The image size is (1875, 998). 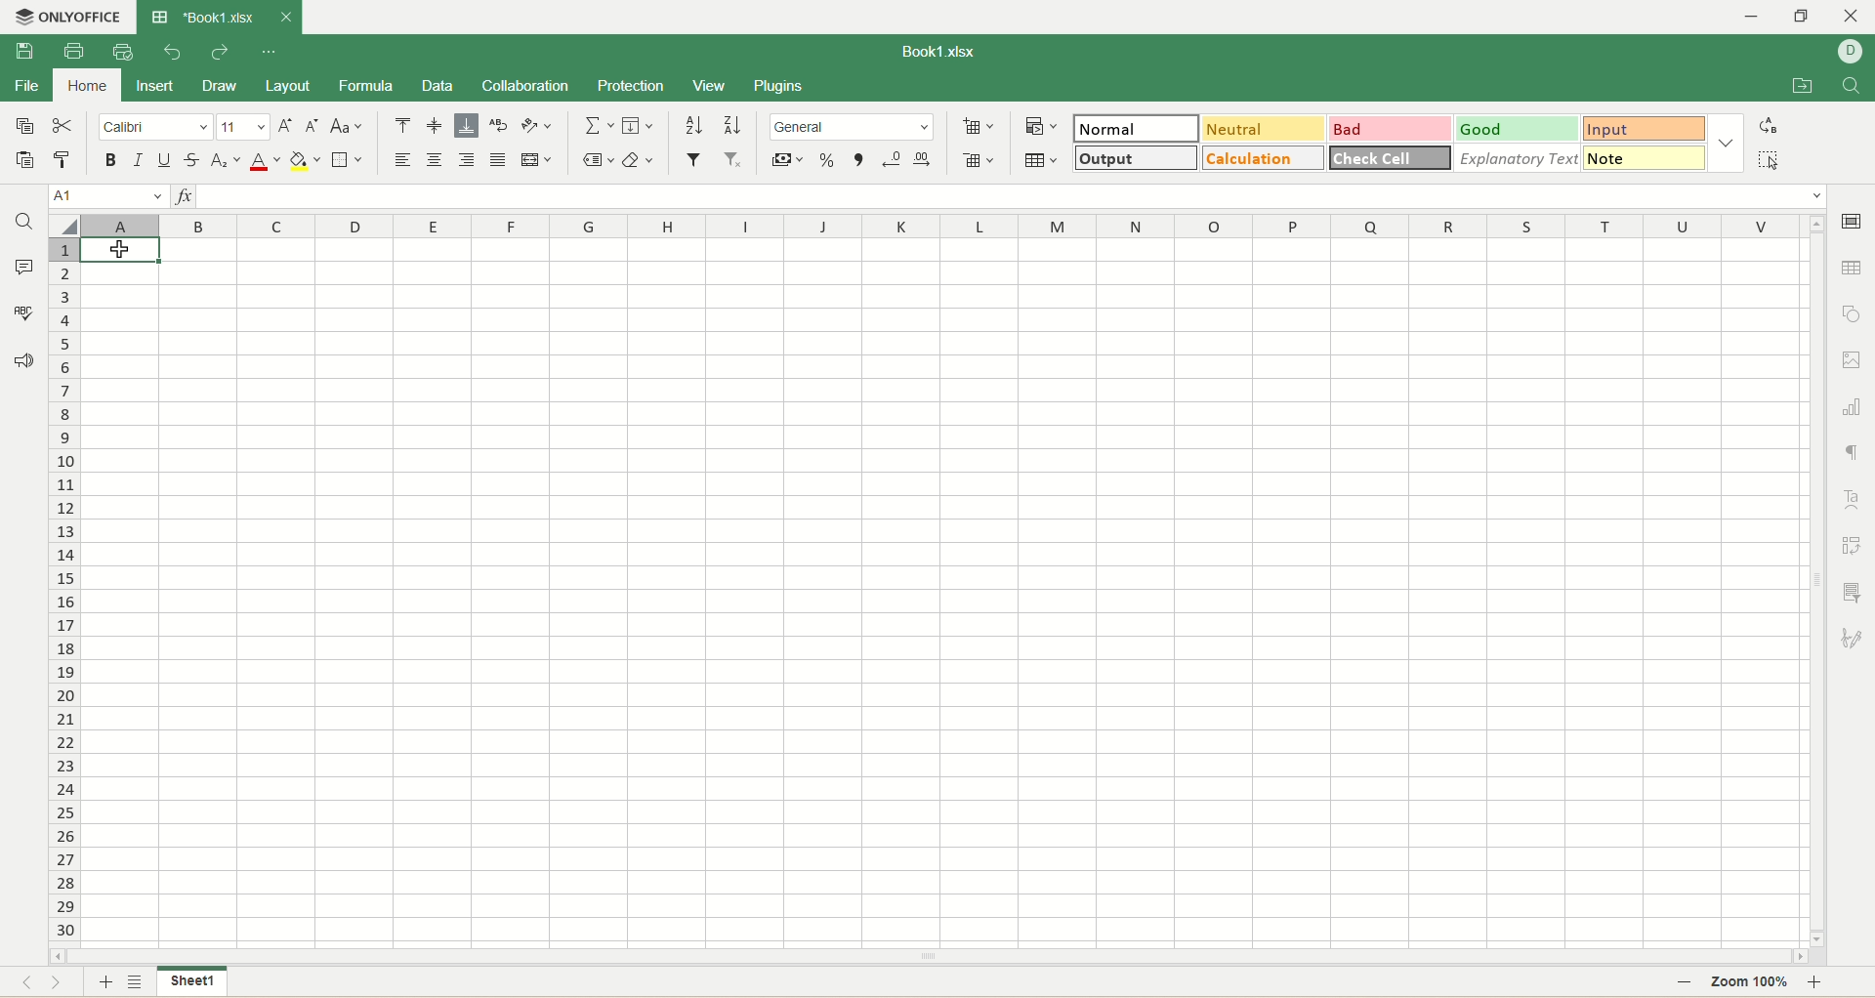 I want to click on input, so click(x=1645, y=130).